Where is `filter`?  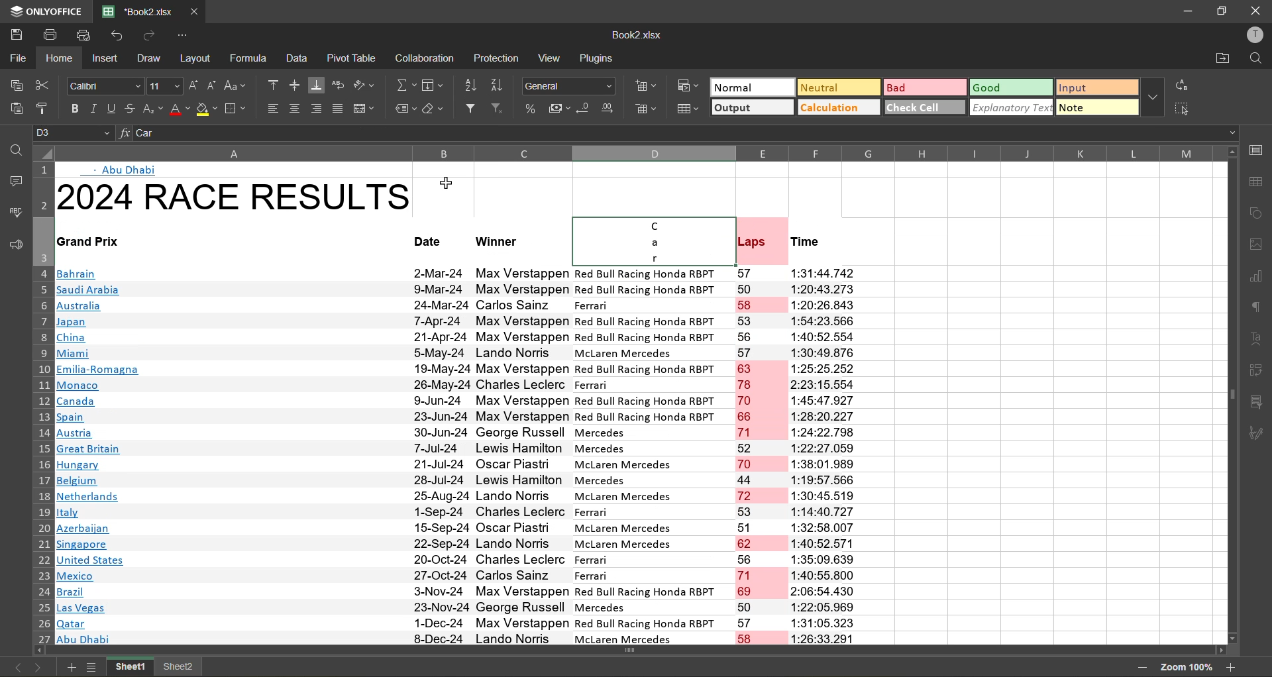
filter is located at coordinates (470, 109).